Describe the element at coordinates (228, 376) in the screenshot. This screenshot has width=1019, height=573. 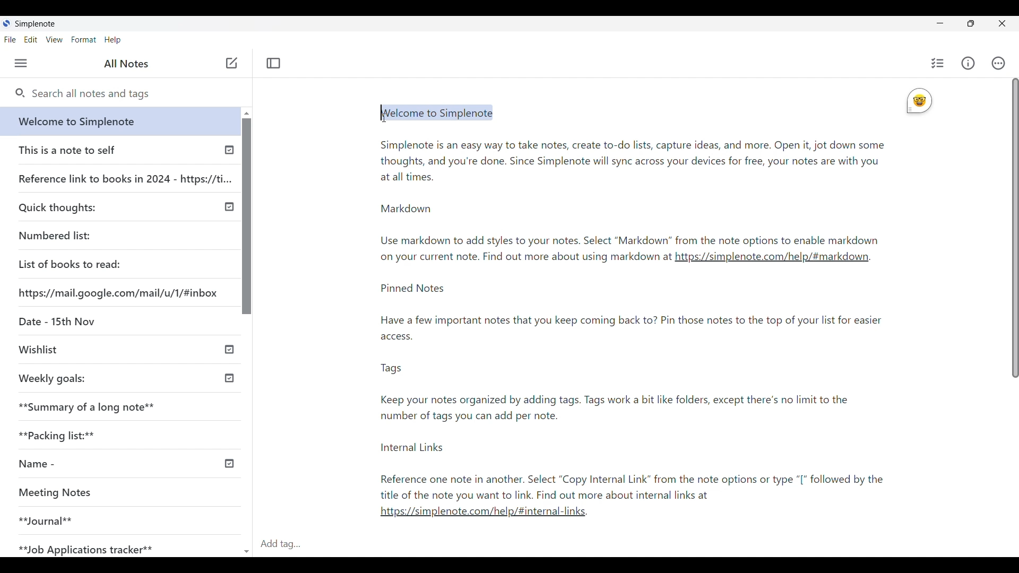
I see `Check icon indicates published notes` at that location.